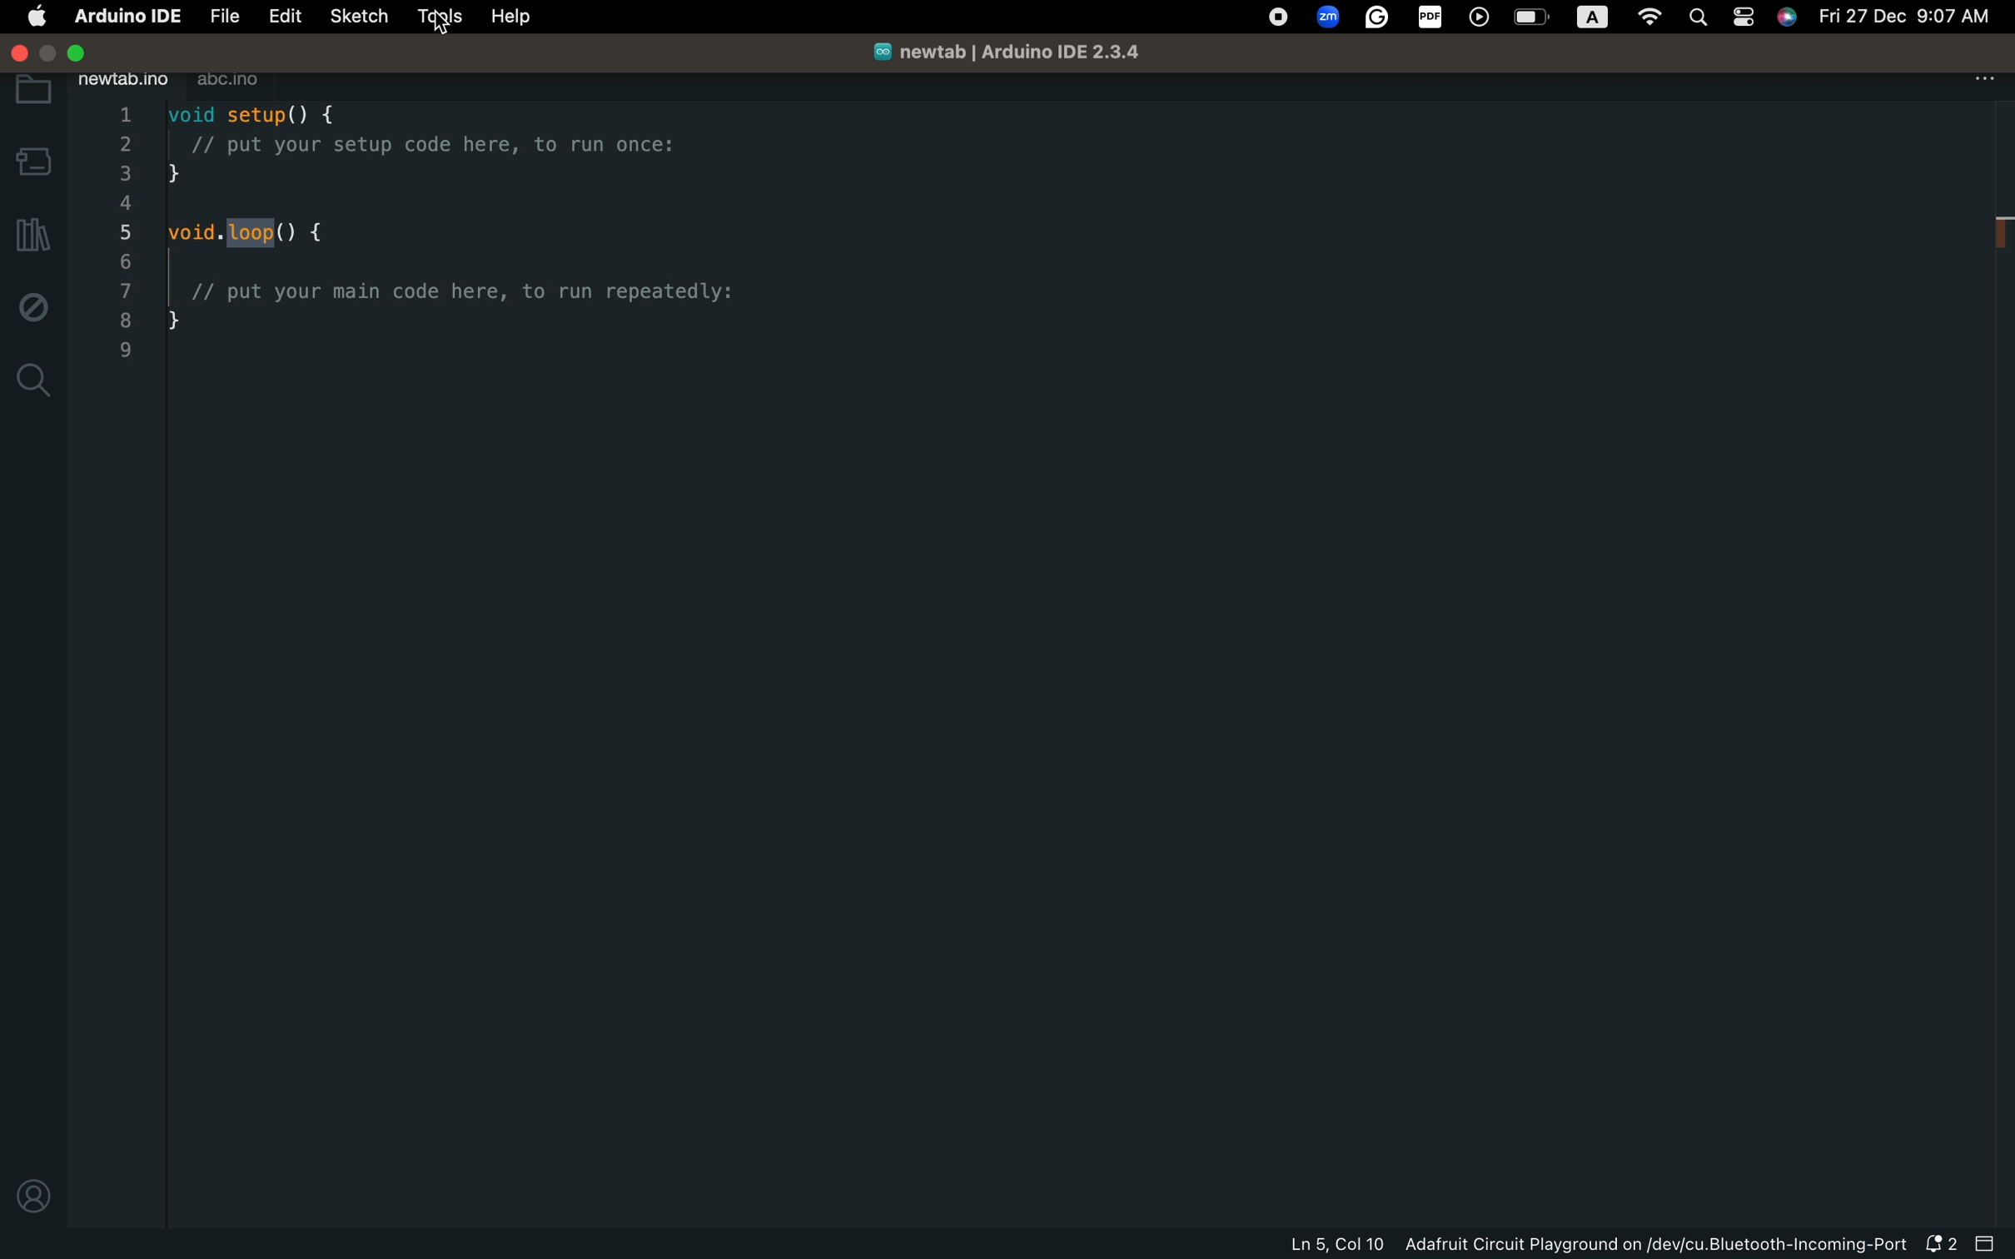  I want to click on OS control, so click(1522, 19).